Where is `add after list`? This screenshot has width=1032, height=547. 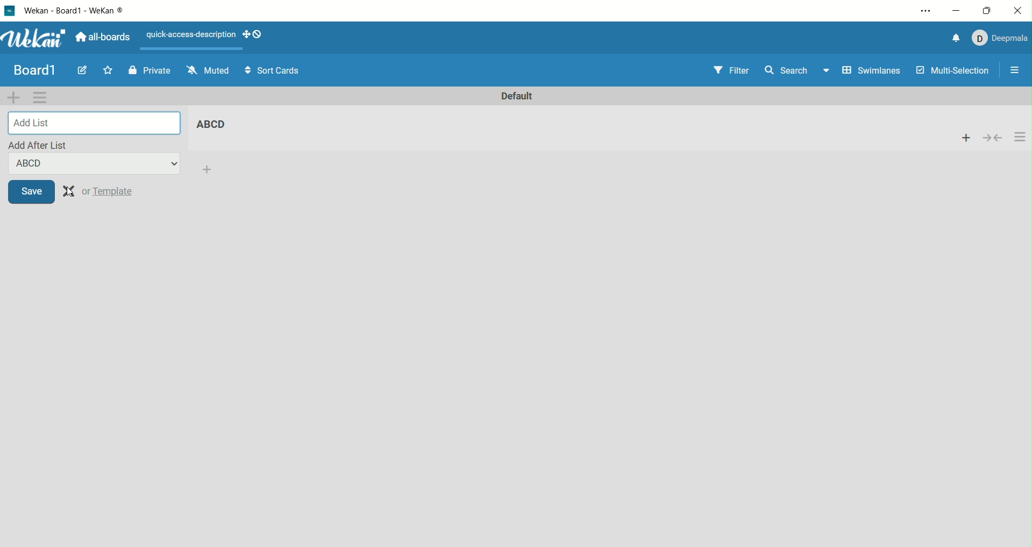 add after list is located at coordinates (39, 146).